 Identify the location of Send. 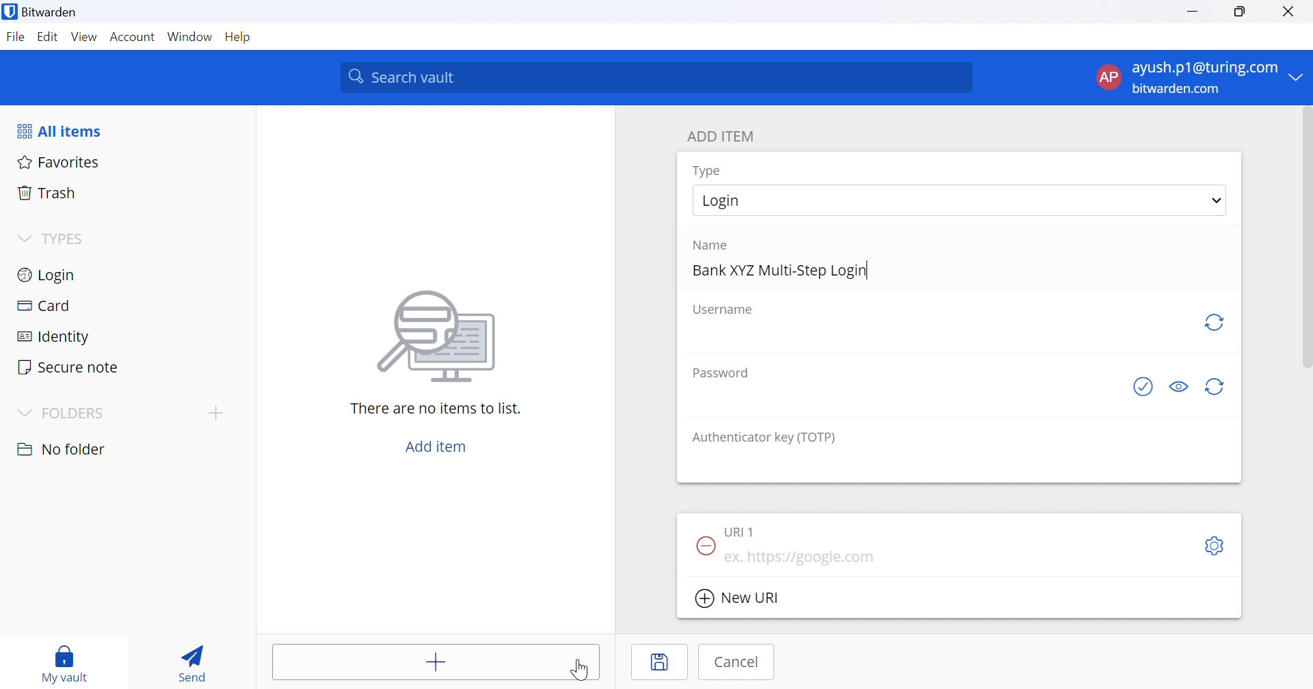
(195, 660).